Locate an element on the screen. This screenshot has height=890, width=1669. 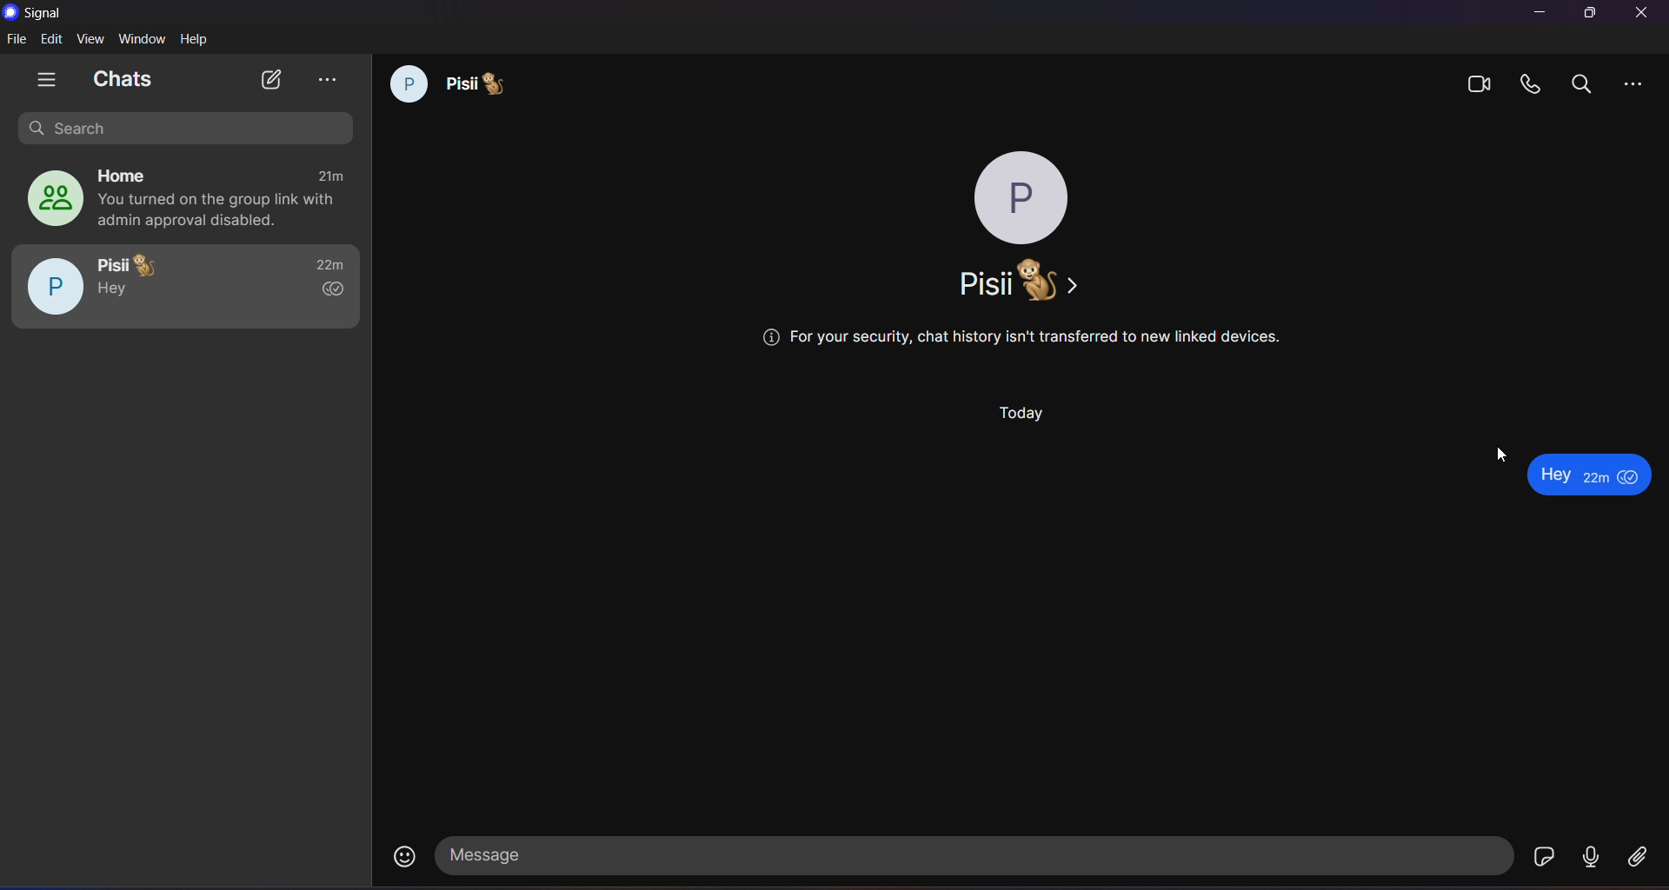
voice message is located at coordinates (1588, 861).